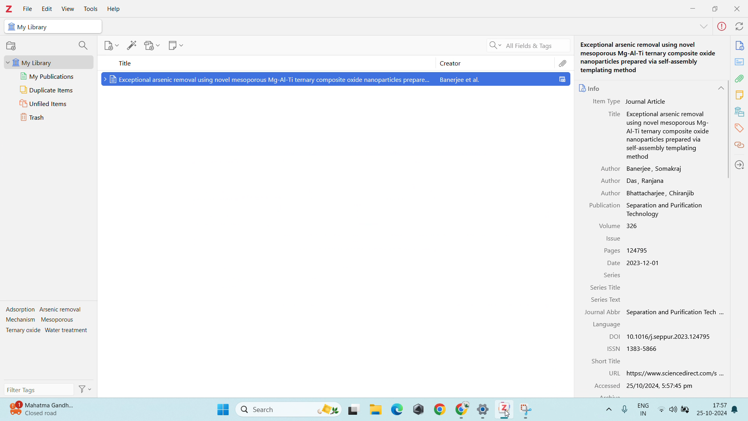 This screenshot has height=421, width=748. I want to click on DOI 10.1016/j.seppur.2023.124795, so click(660, 336).